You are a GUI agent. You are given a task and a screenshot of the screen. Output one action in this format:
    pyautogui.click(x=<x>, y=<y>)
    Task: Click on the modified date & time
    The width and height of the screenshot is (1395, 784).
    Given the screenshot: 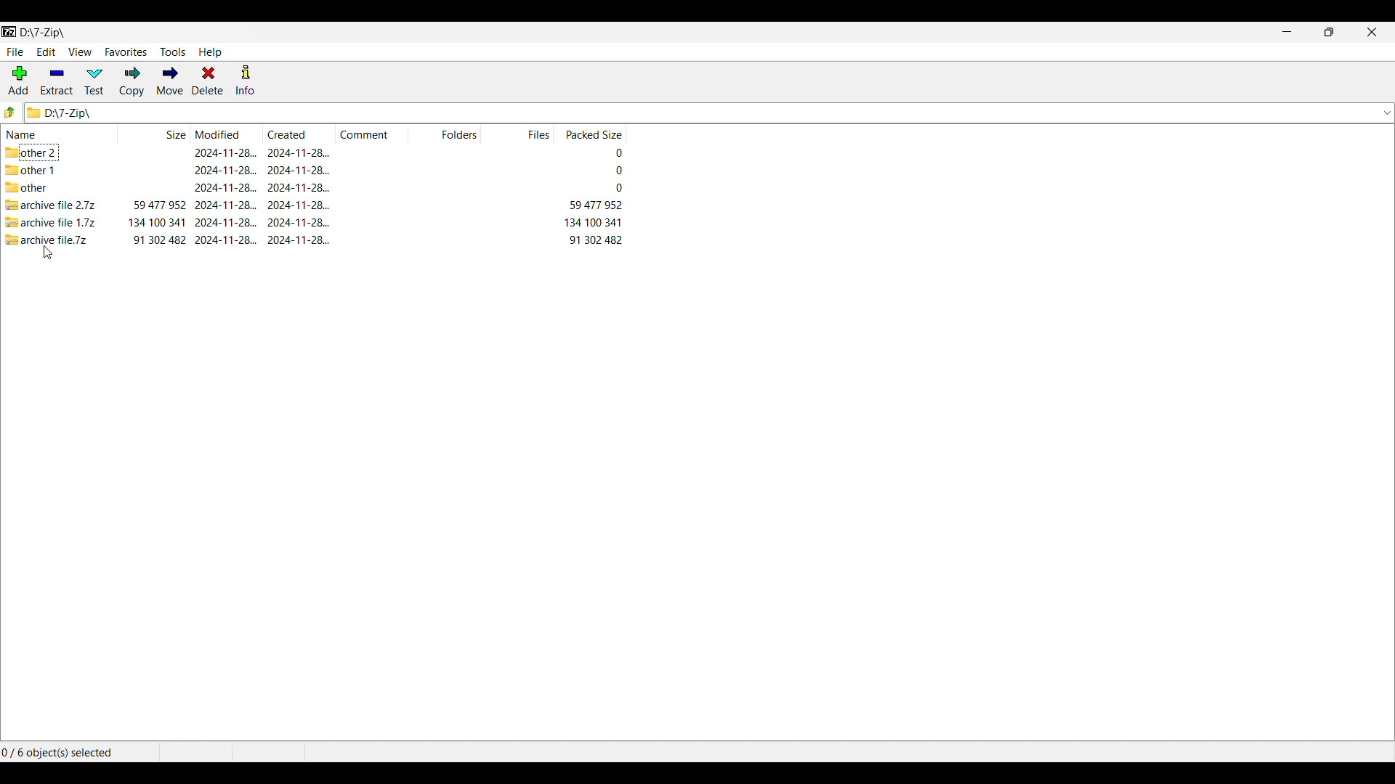 What is the action you would take?
    pyautogui.click(x=225, y=187)
    